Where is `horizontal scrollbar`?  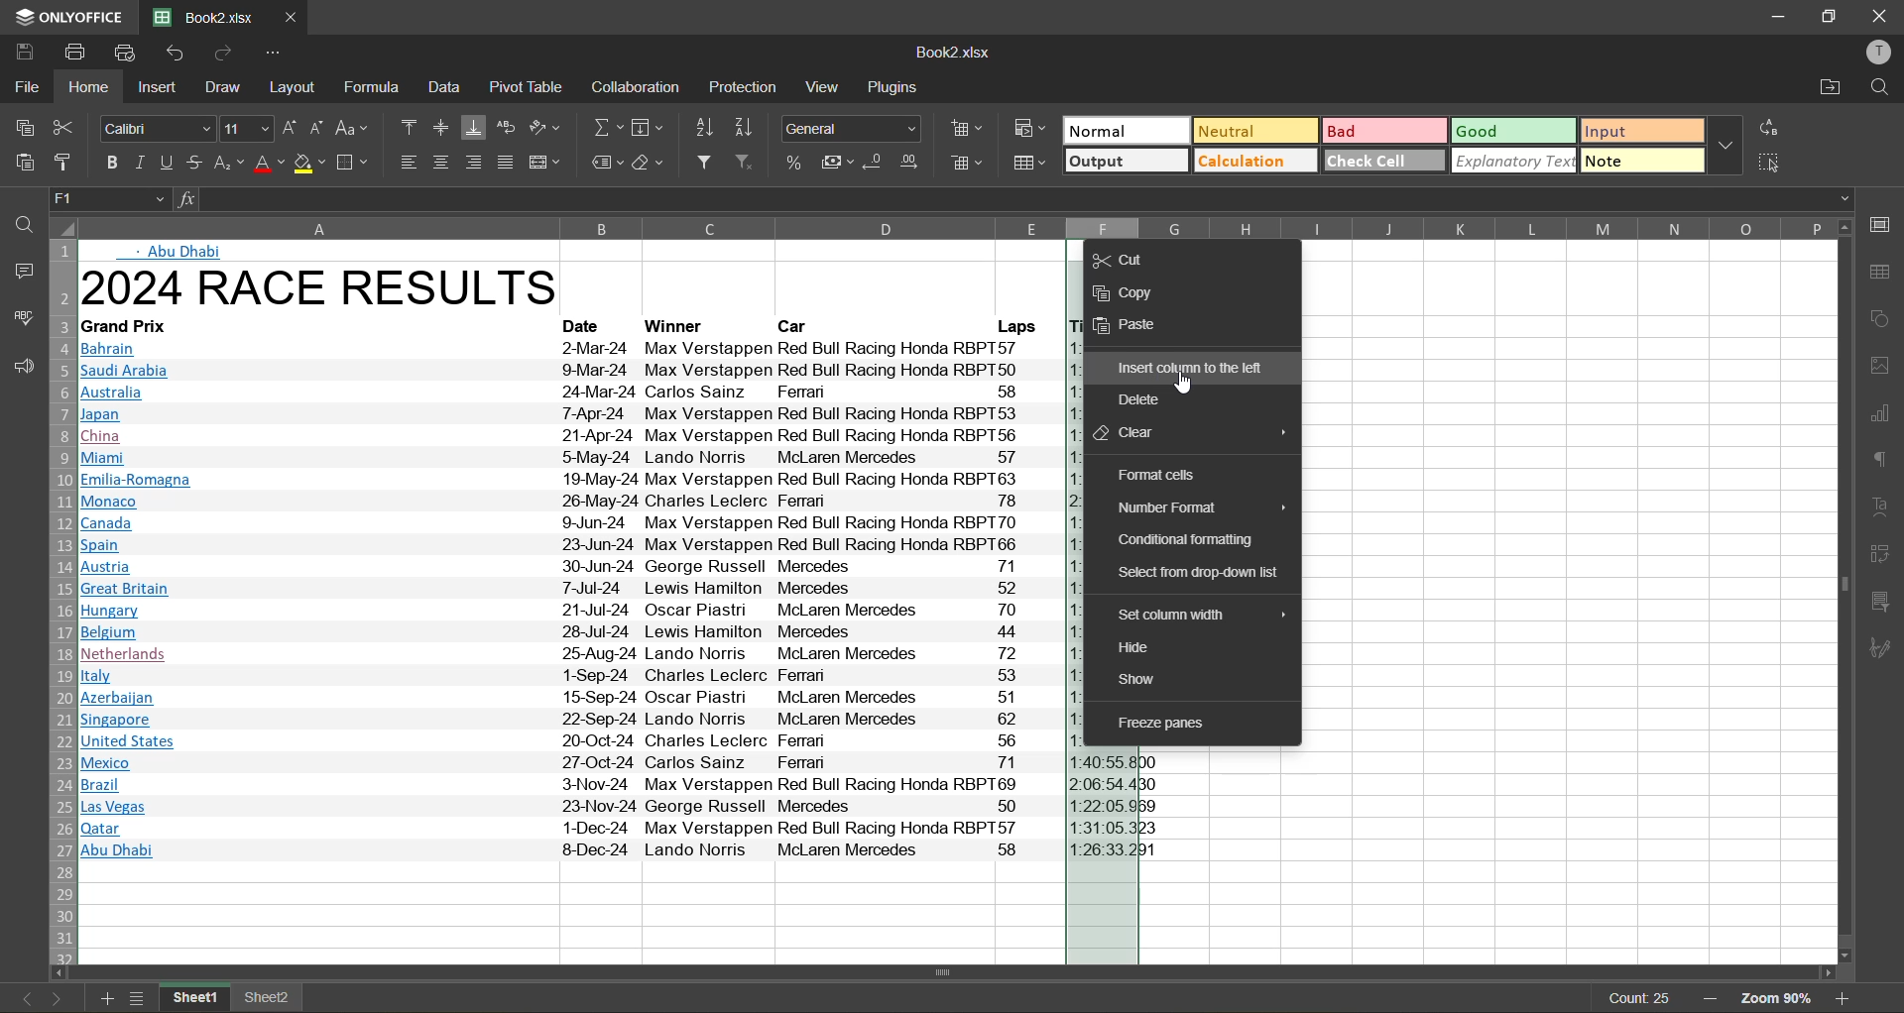
horizontal scrollbar is located at coordinates (942, 972).